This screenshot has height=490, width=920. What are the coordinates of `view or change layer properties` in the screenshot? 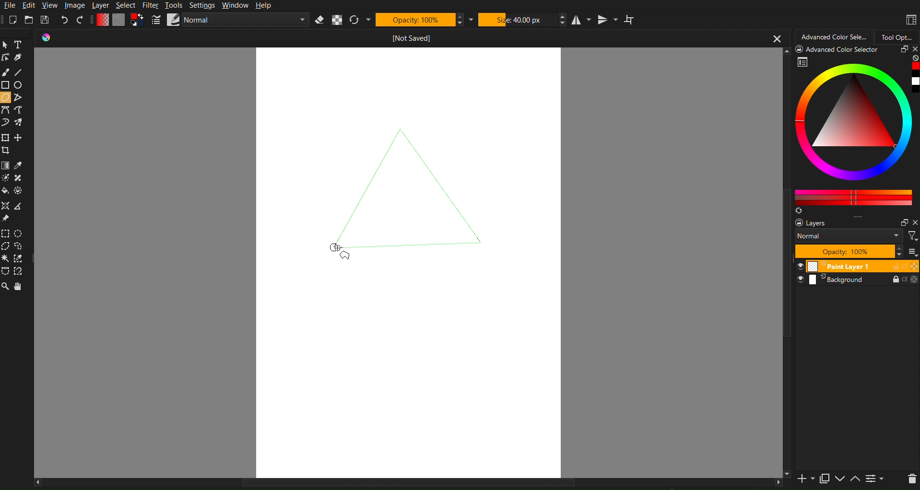 It's located at (875, 479).